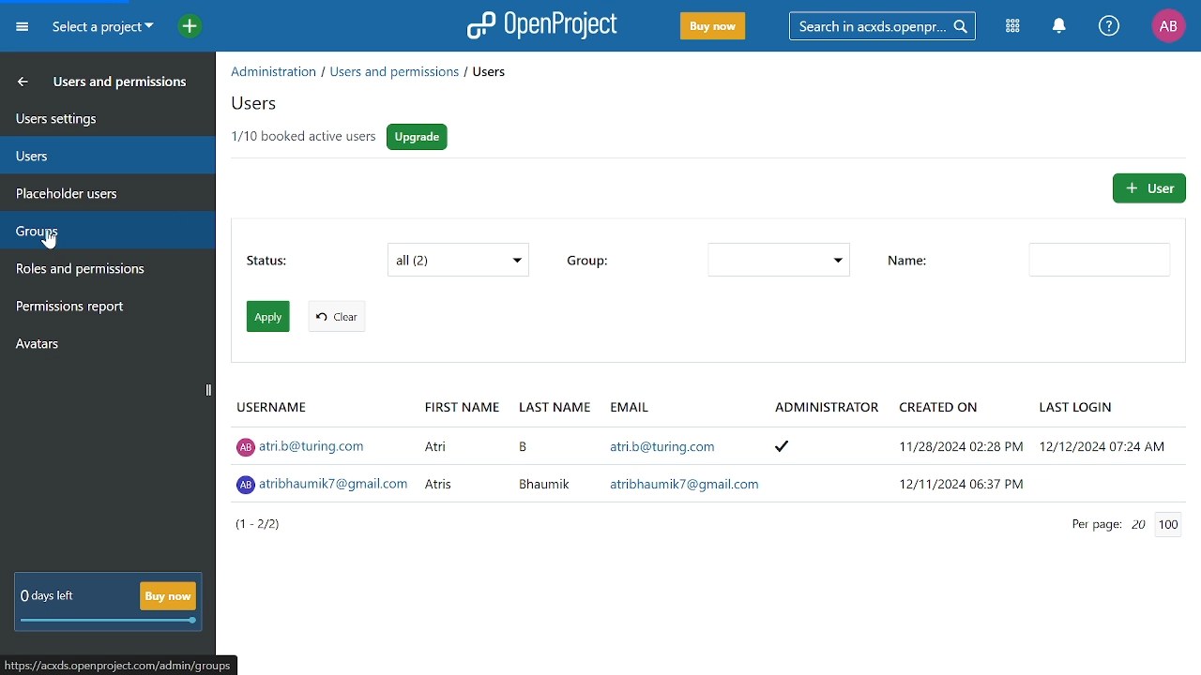  What do you see at coordinates (910, 262) in the screenshot?
I see `name` at bounding box center [910, 262].